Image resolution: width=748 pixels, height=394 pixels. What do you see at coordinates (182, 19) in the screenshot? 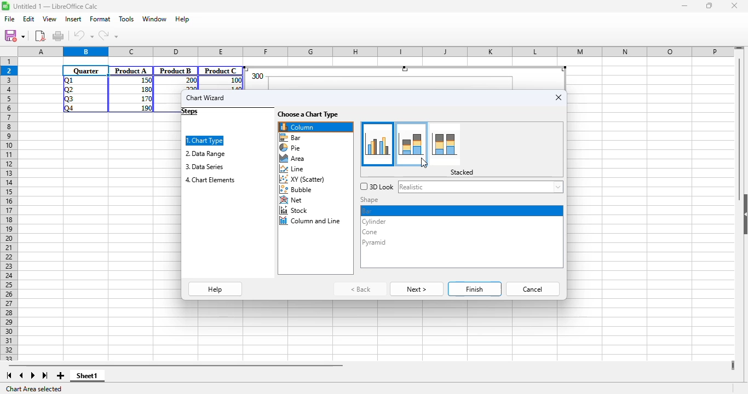
I see `help` at bounding box center [182, 19].